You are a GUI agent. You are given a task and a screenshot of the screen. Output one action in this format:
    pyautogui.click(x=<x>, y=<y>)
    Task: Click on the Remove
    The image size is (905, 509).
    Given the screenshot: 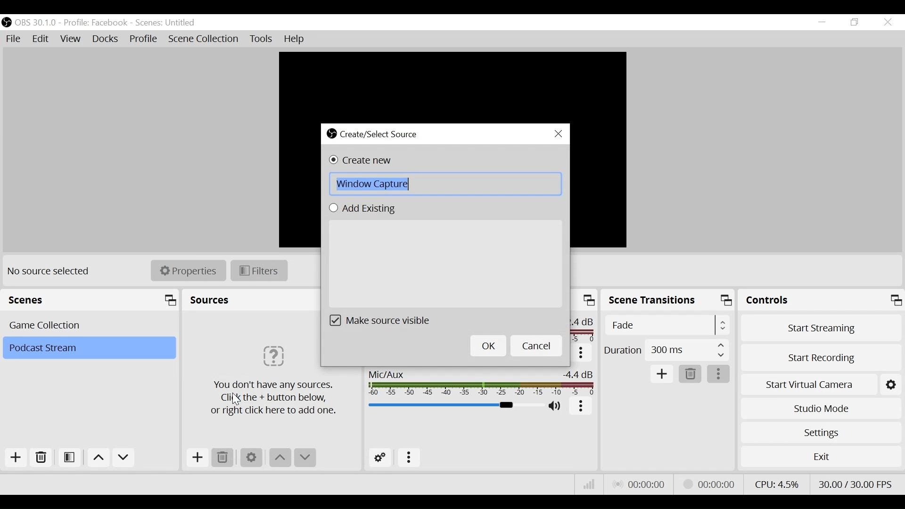 What is the action you would take?
    pyautogui.click(x=222, y=458)
    